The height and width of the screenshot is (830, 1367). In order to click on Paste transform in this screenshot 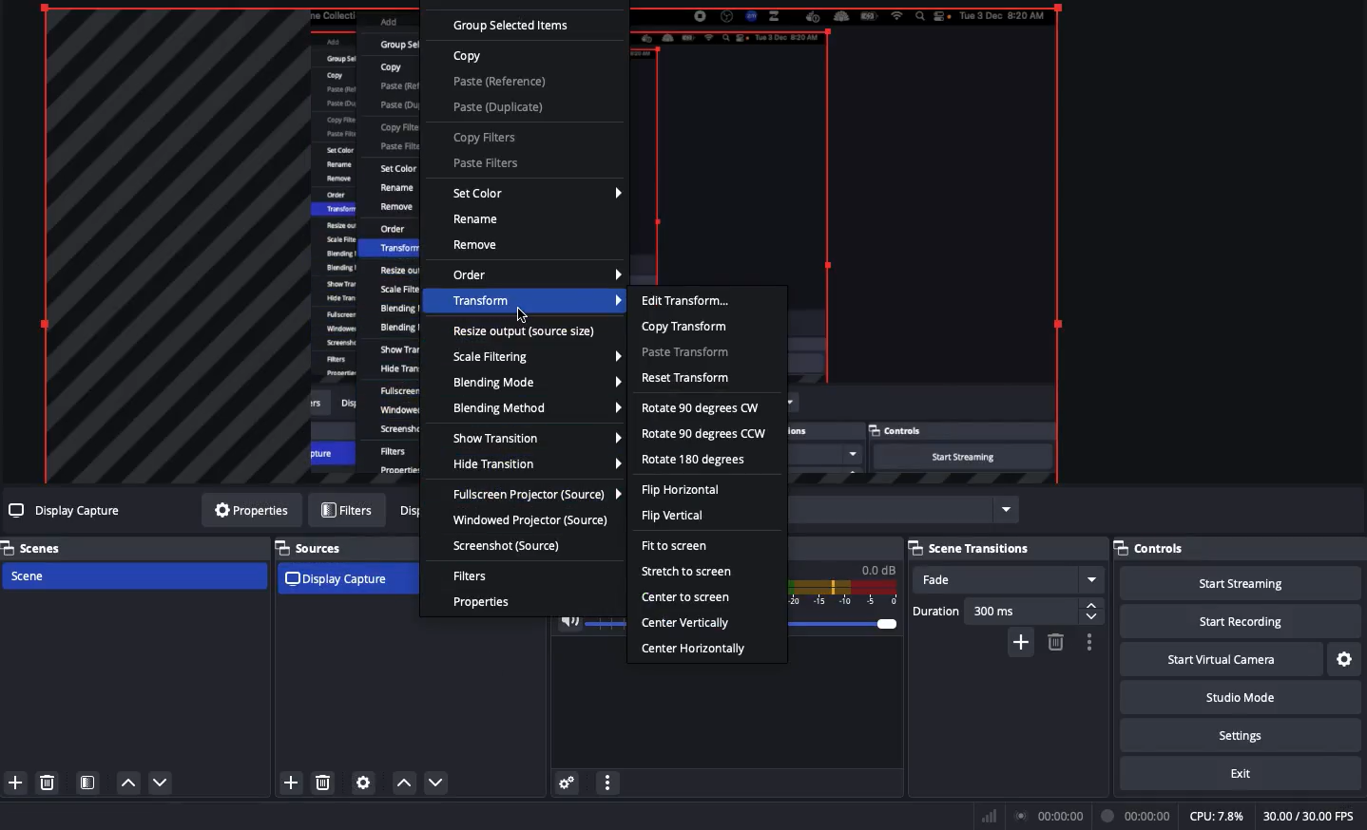, I will do `click(687, 354)`.